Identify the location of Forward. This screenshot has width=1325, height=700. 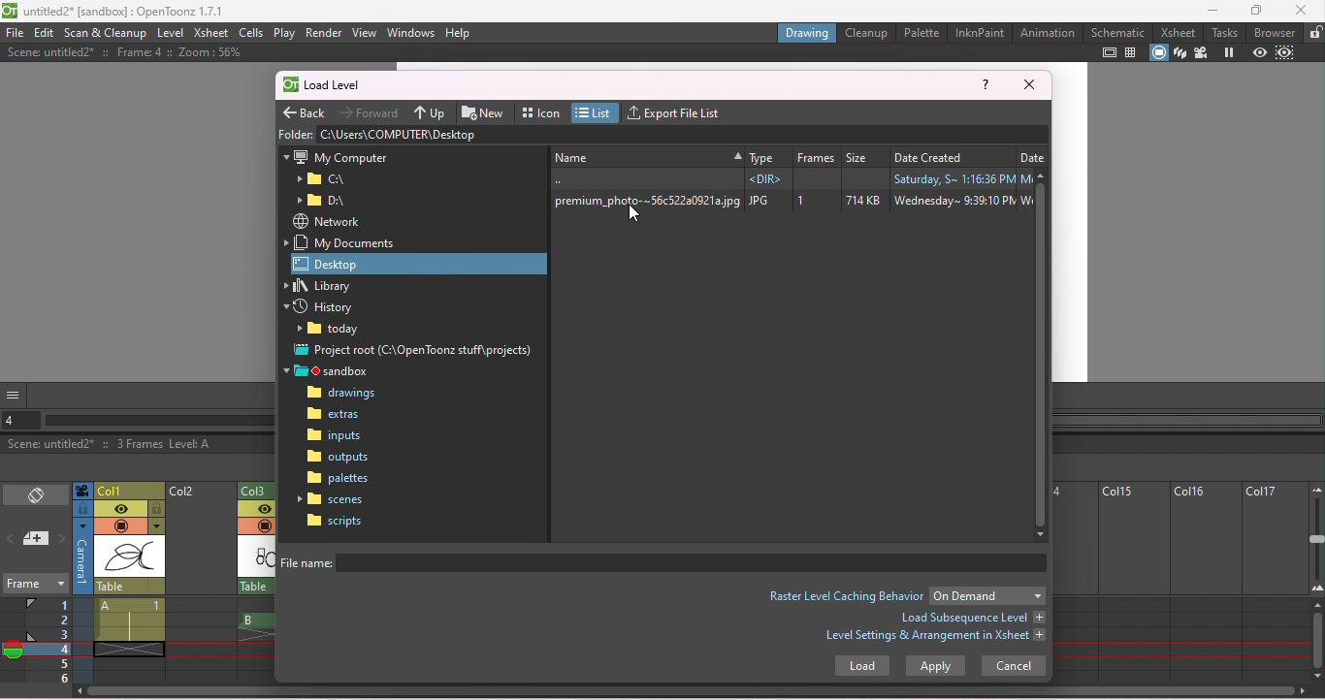
(372, 111).